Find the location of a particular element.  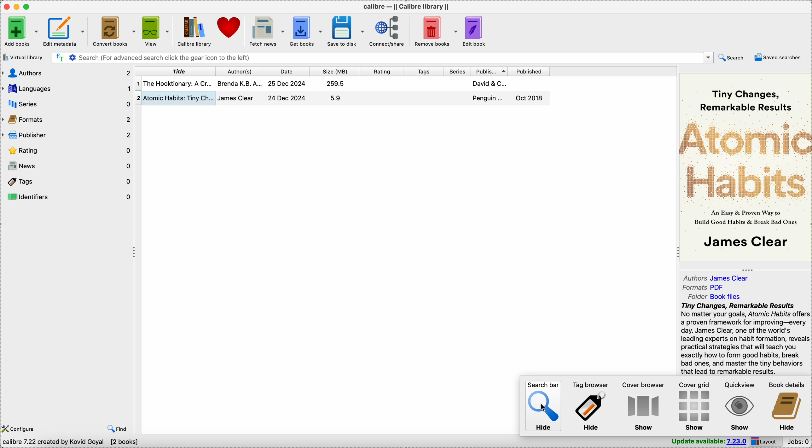

series is located at coordinates (67, 104).